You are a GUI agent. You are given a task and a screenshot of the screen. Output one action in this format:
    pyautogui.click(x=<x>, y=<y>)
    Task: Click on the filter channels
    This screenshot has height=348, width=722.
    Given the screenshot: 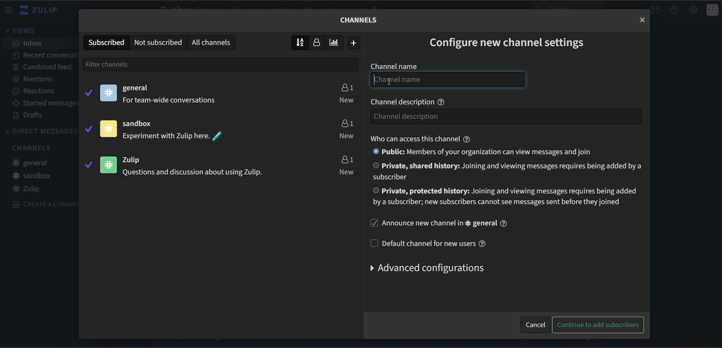 What is the action you would take?
    pyautogui.click(x=122, y=64)
    